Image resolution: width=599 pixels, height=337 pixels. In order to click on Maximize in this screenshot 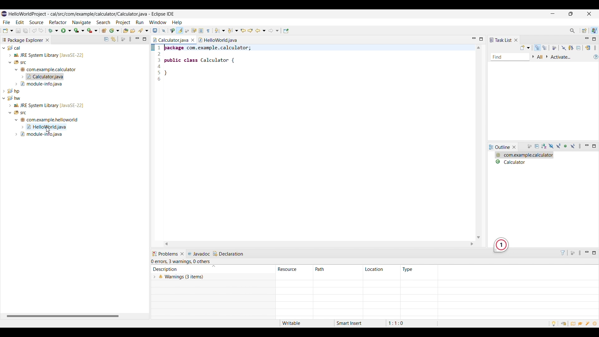, I will do `click(594, 39)`.